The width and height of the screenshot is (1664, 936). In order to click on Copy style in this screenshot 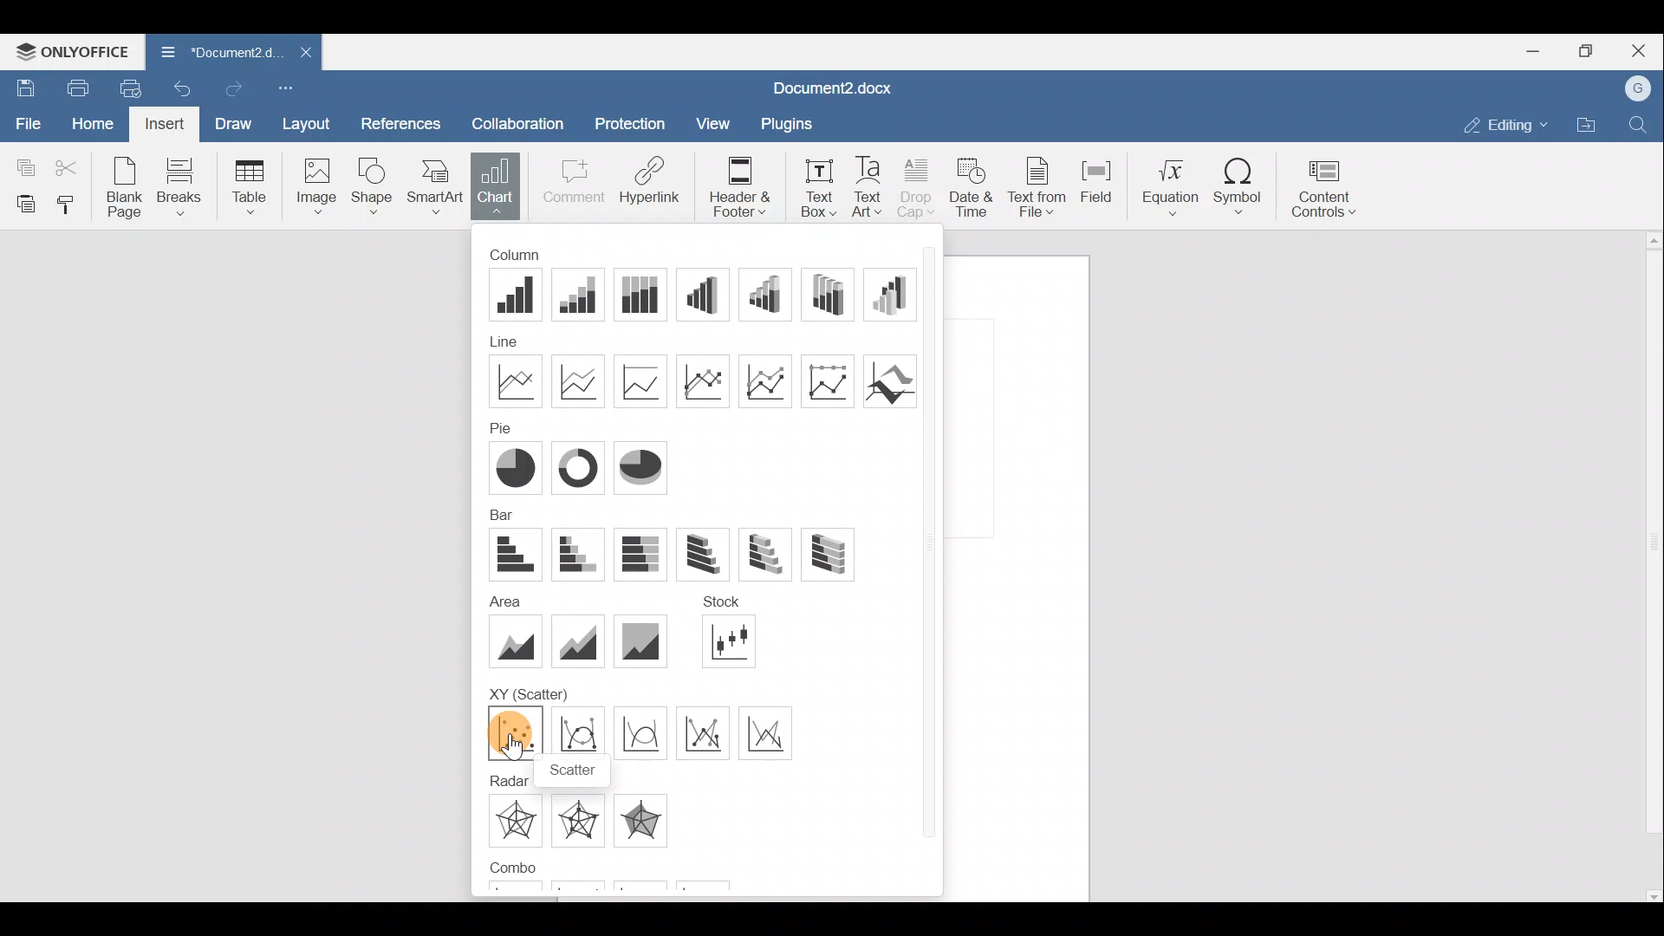, I will do `click(71, 206)`.